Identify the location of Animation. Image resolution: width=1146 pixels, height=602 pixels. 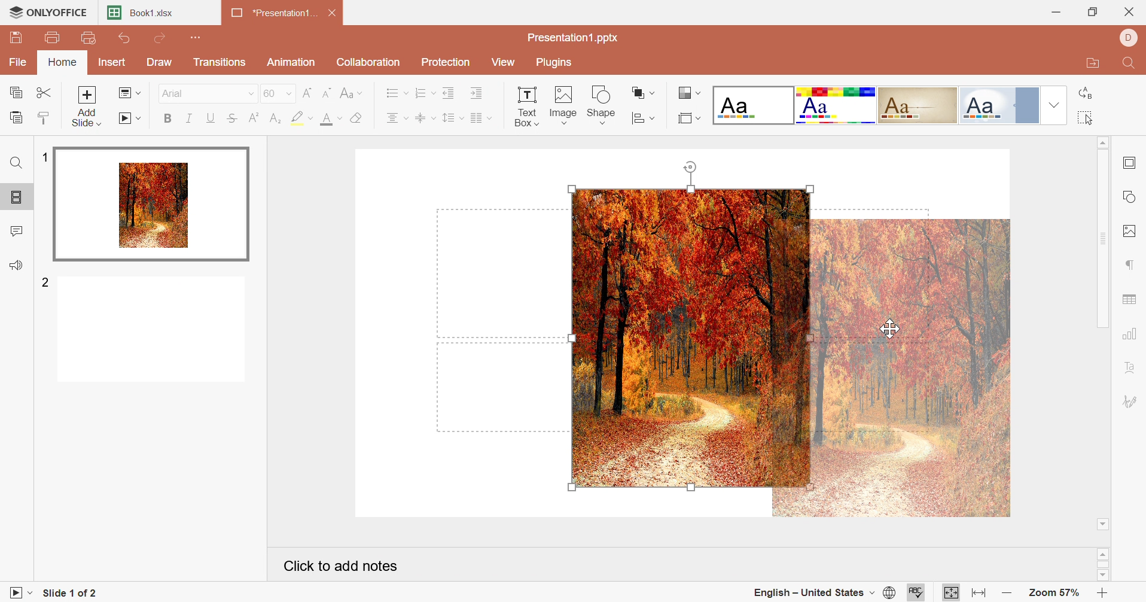
(293, 62).